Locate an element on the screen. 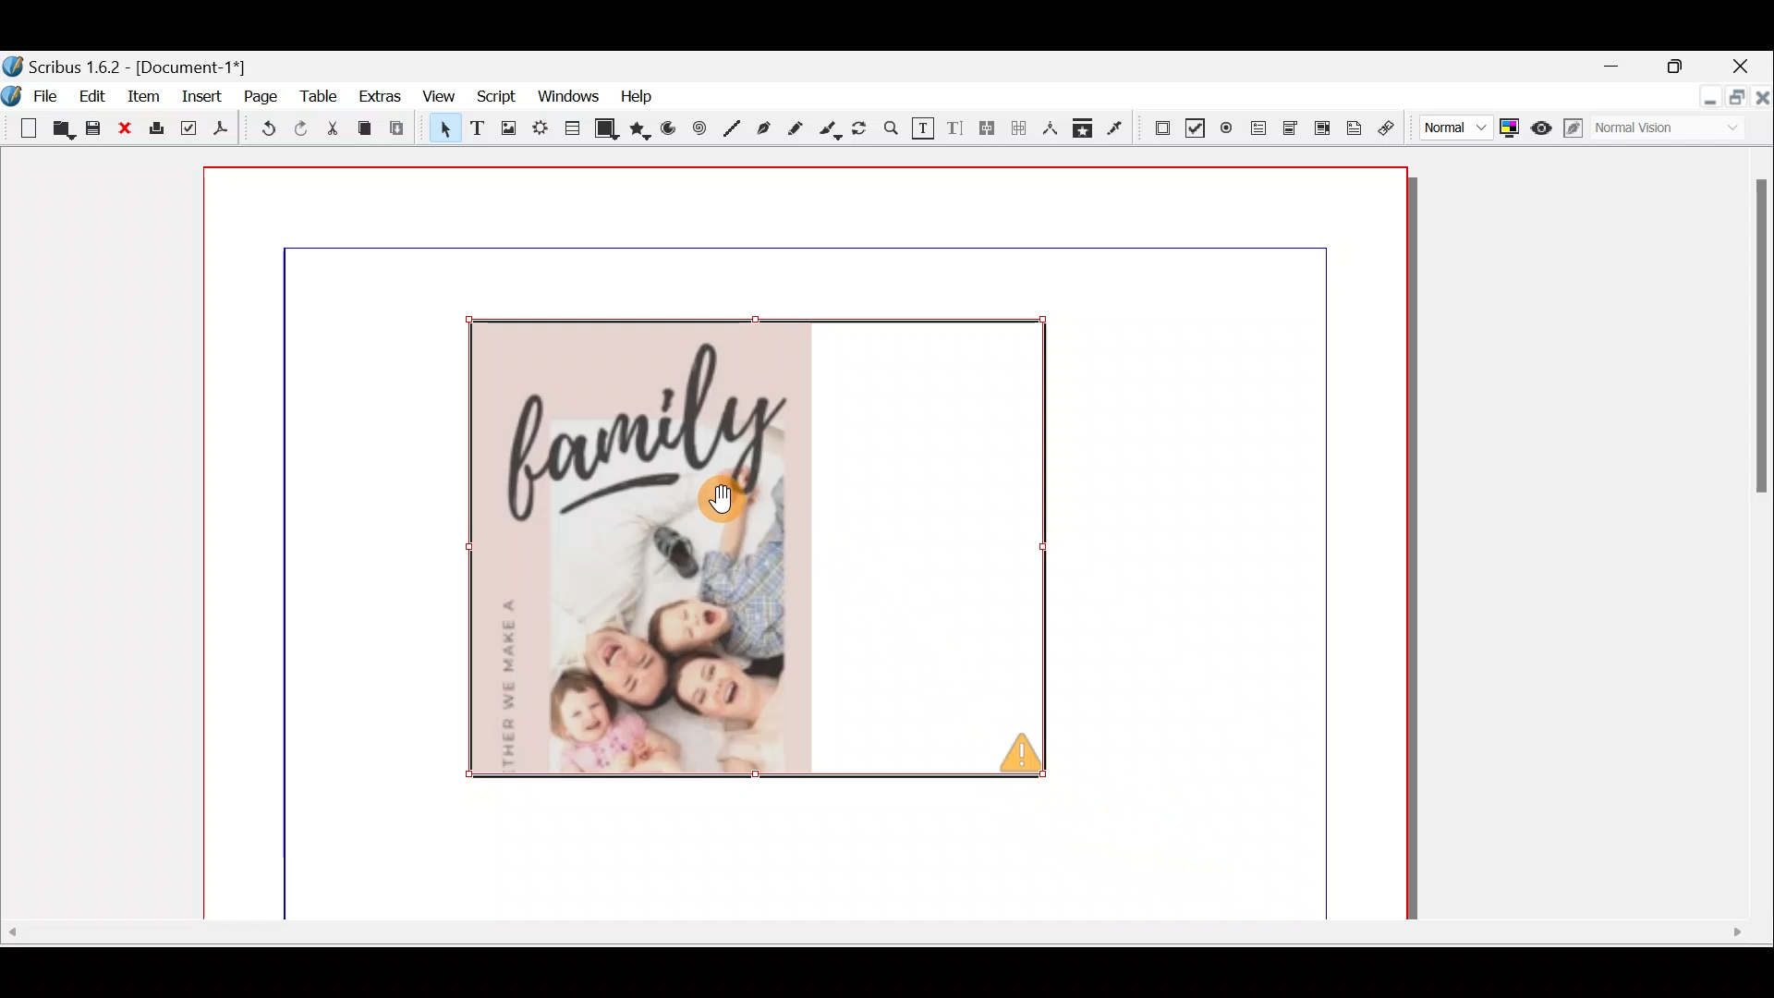 The image size is (1774, 998). Table is located at coordinates (321, 98).